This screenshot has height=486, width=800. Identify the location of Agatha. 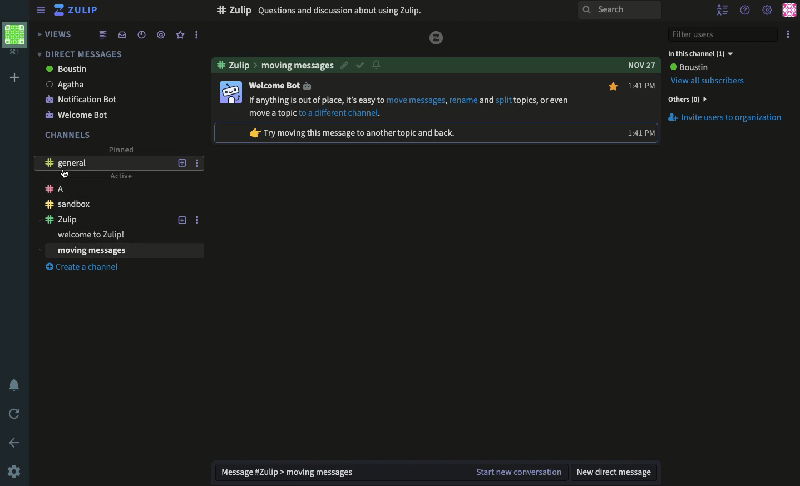
(106, 84).